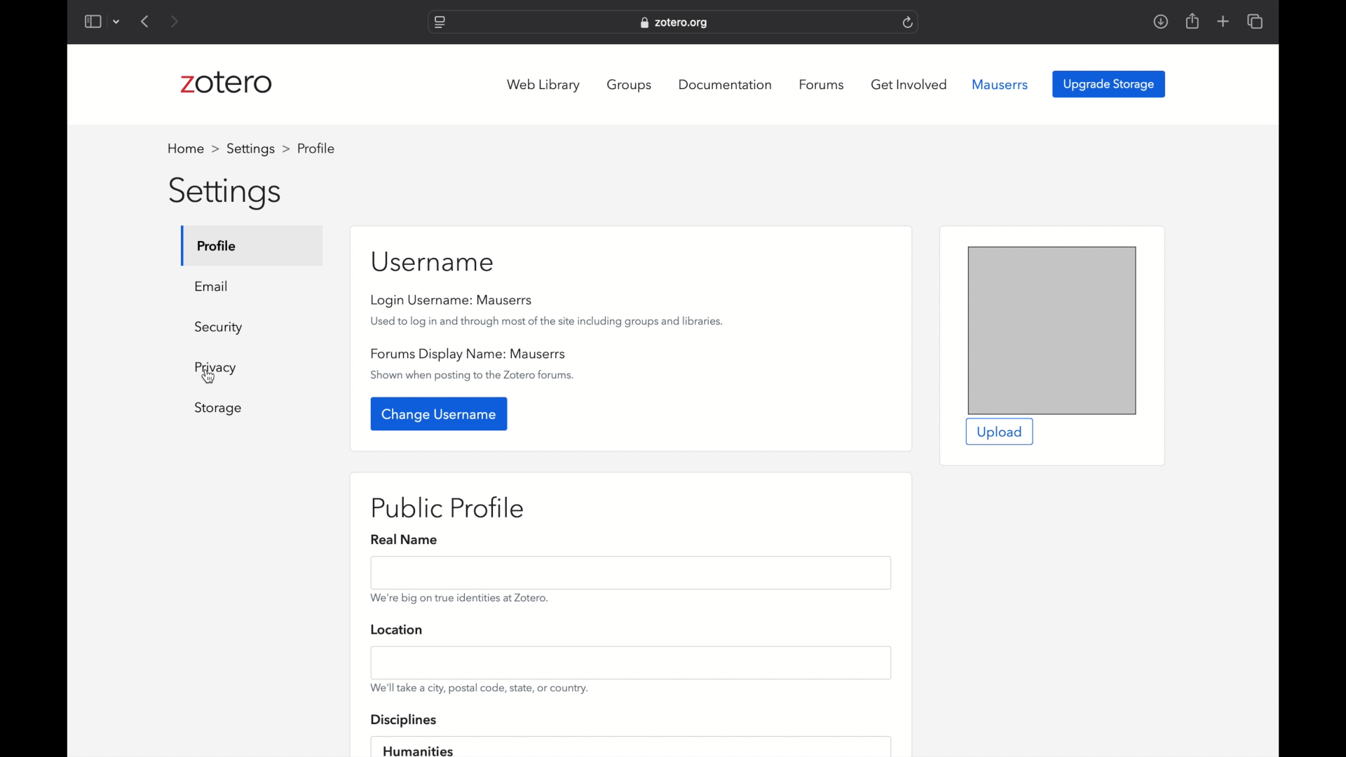 Image resolution: width=1346 pixels, height=757 pixels. Describe the element at coordinates (92, 21) in the screenshot. I see `show sidebar` at that location.